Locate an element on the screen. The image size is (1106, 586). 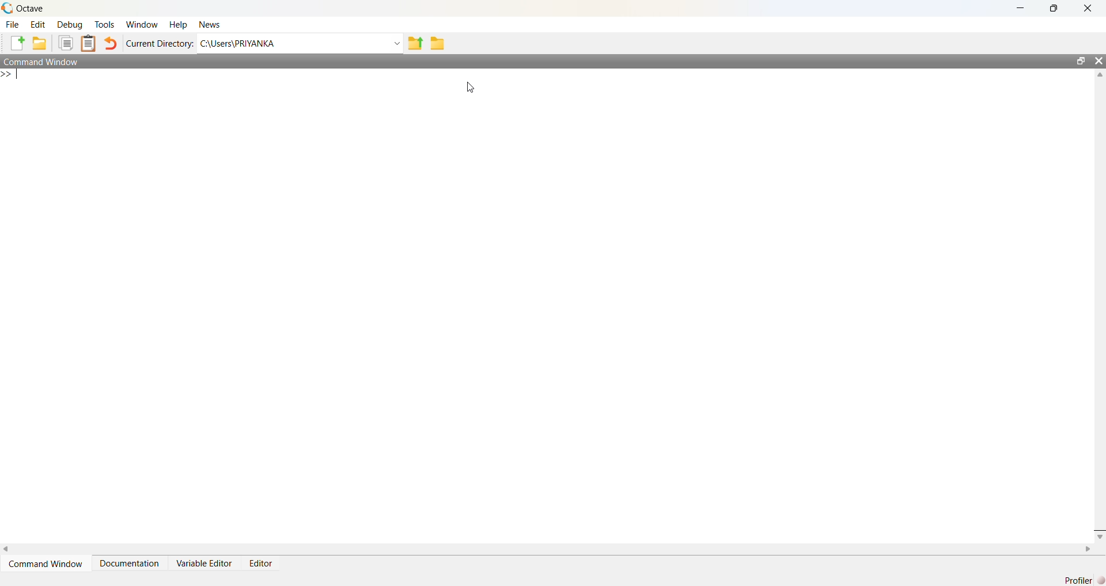
vertical scroll bar is located at coordinates (1099, 305).